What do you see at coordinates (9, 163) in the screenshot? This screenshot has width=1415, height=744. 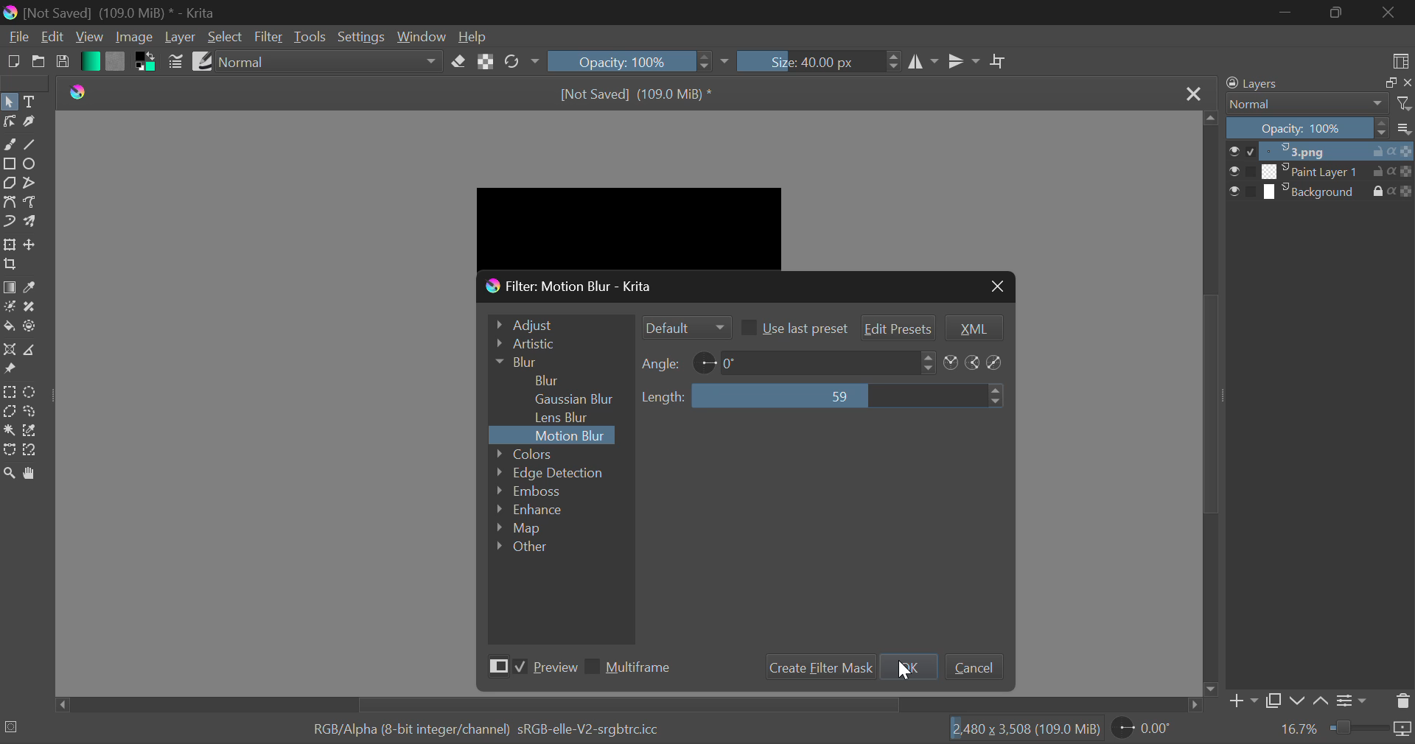 I see `Rectangle` at bounding box center [9, 163].